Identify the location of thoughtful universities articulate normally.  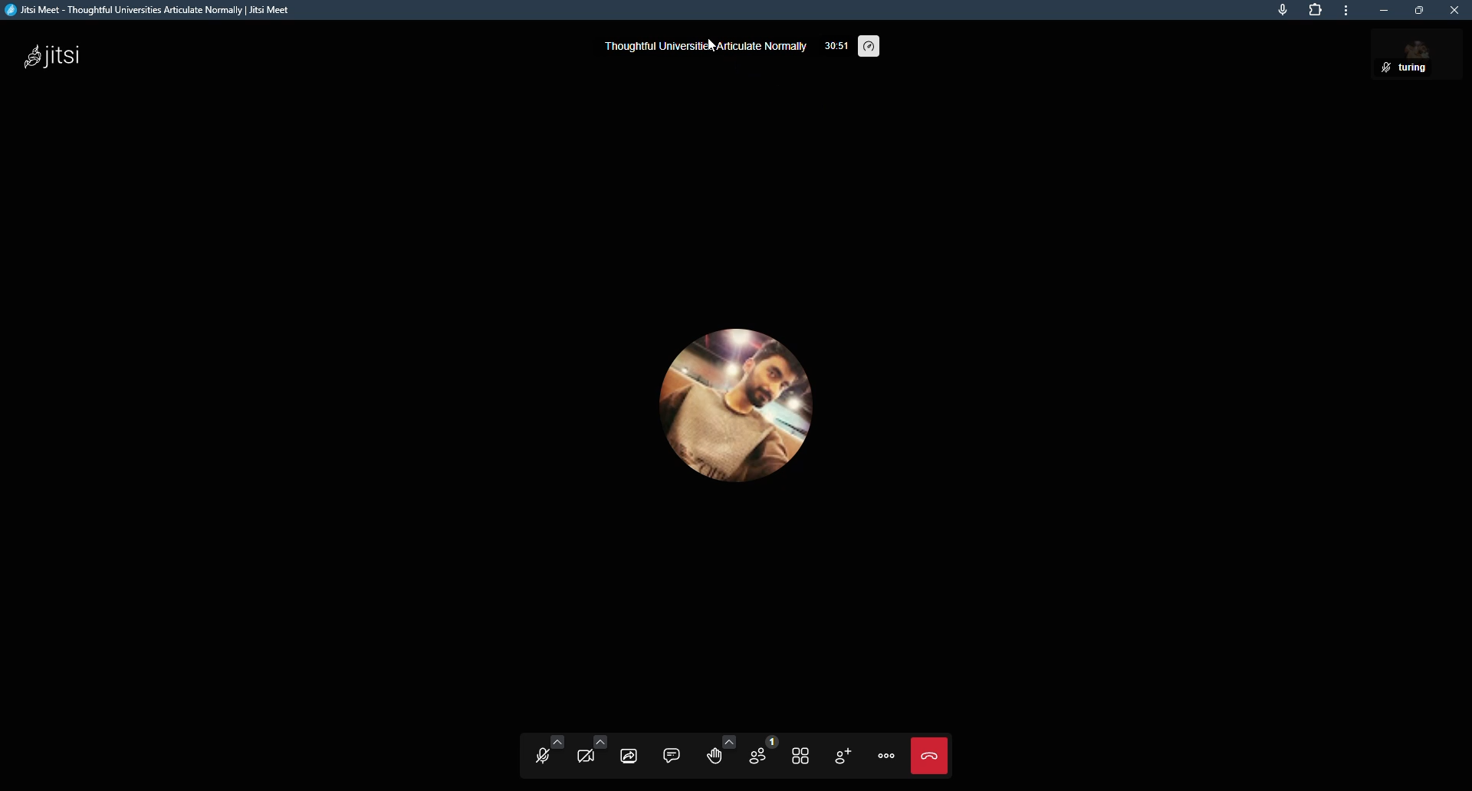
(703, 47).